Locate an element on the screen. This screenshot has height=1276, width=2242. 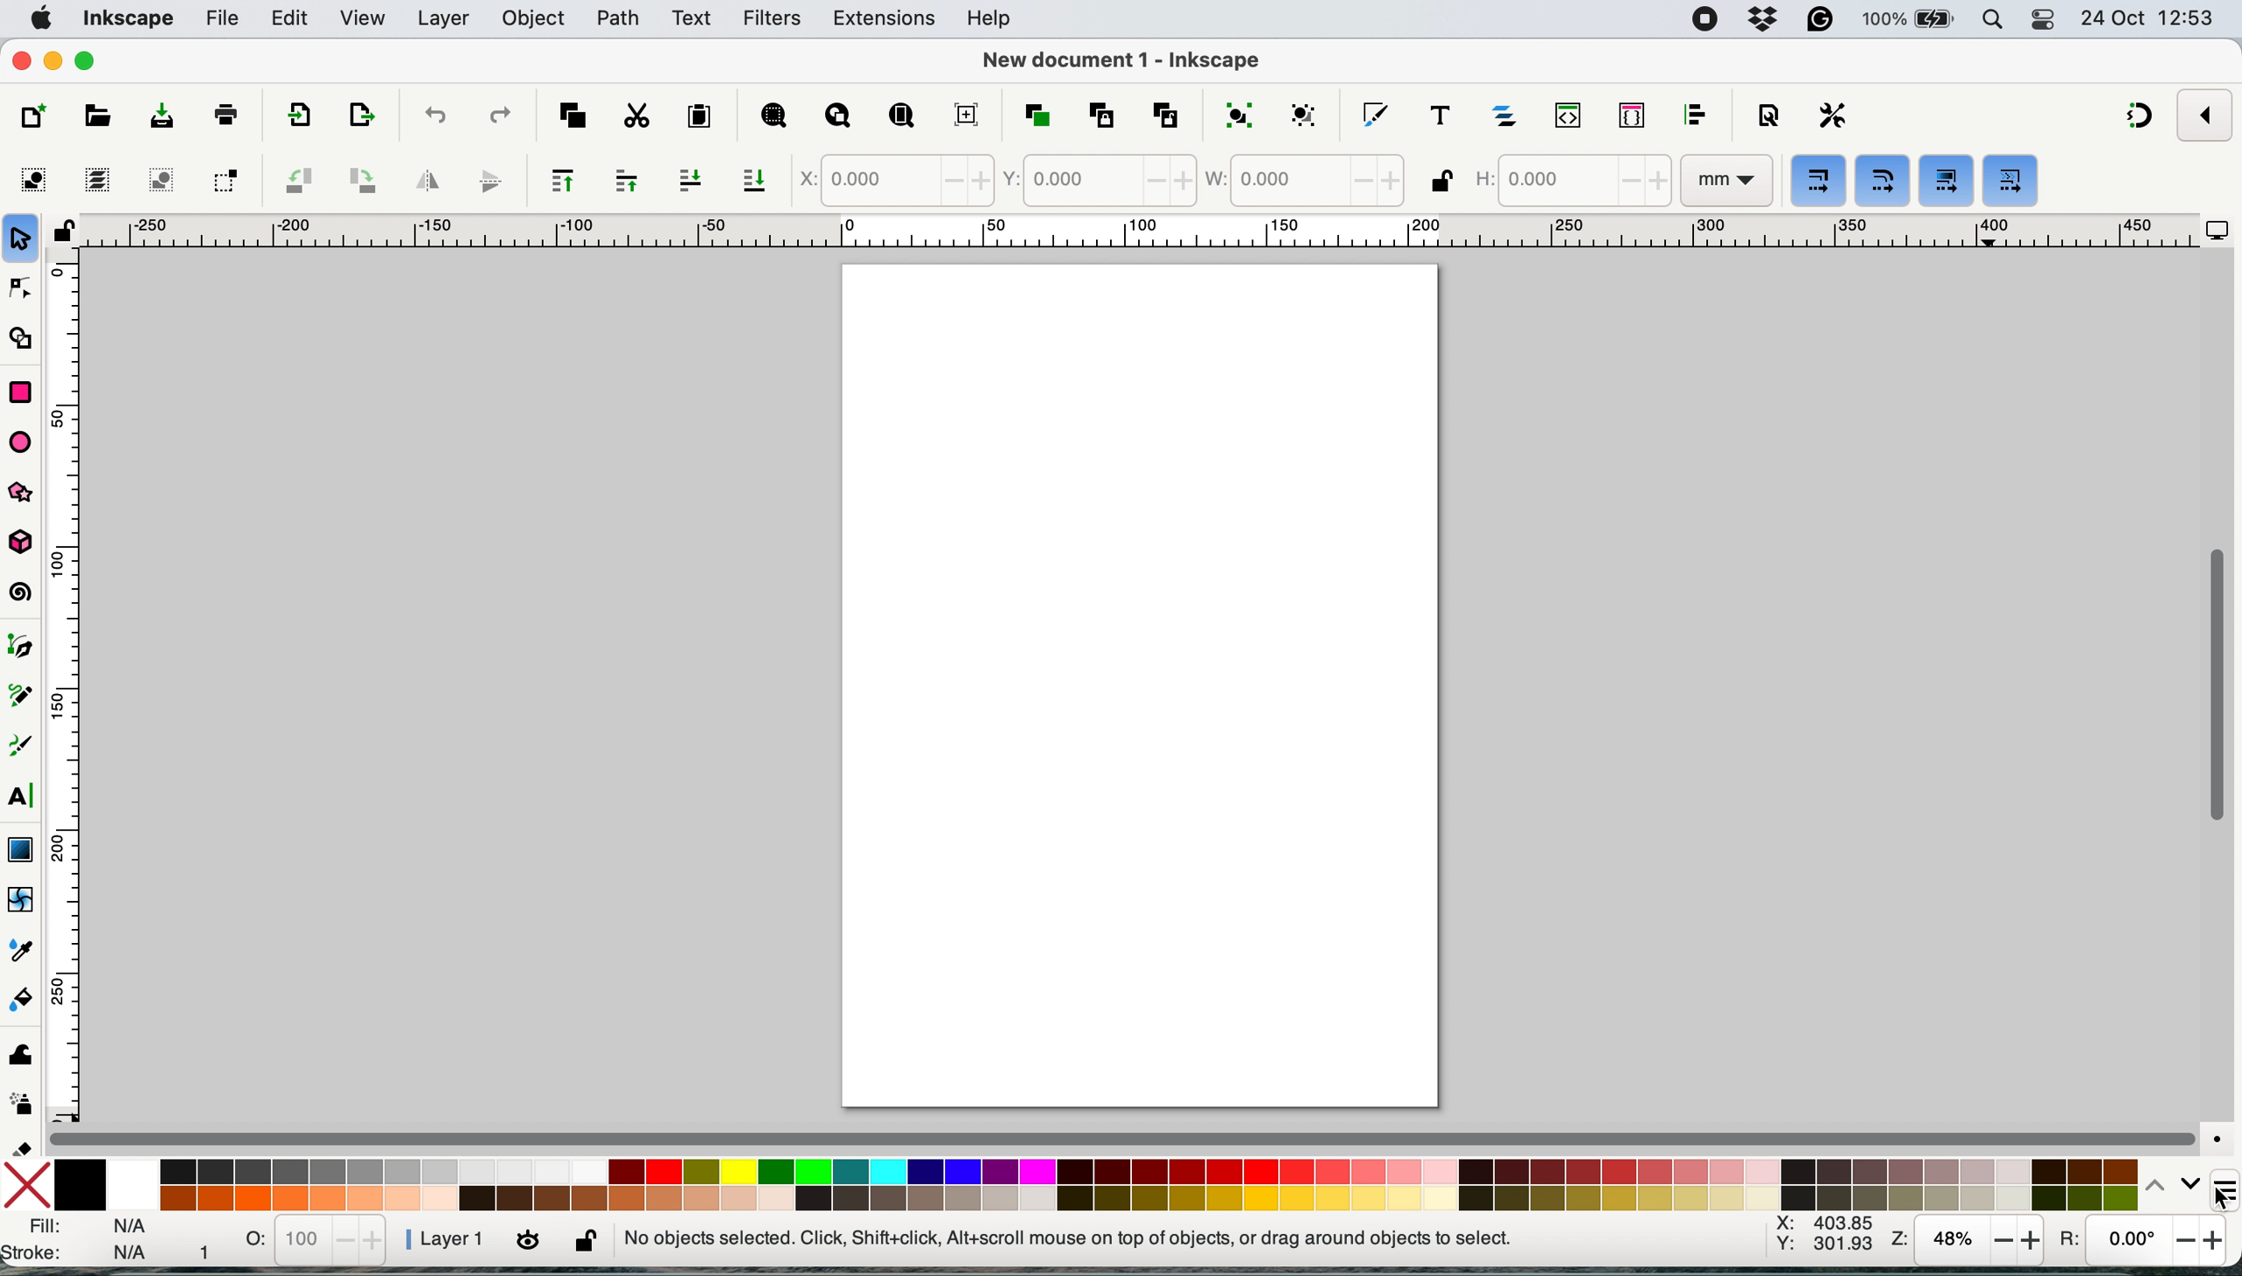
Page is located at coordinates (1143, 685).